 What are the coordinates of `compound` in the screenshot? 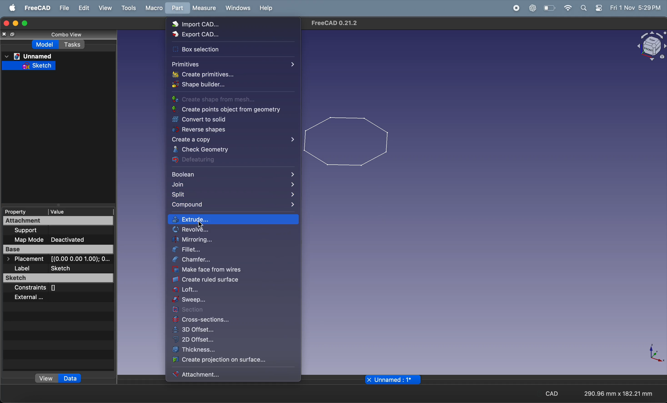 It's located at (233, 205).